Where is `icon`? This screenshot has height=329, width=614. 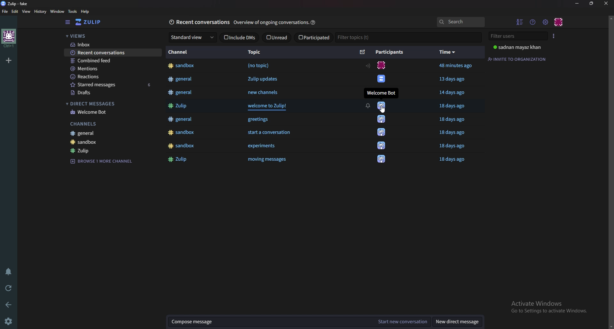
icon is located at coordinates (380, 80).